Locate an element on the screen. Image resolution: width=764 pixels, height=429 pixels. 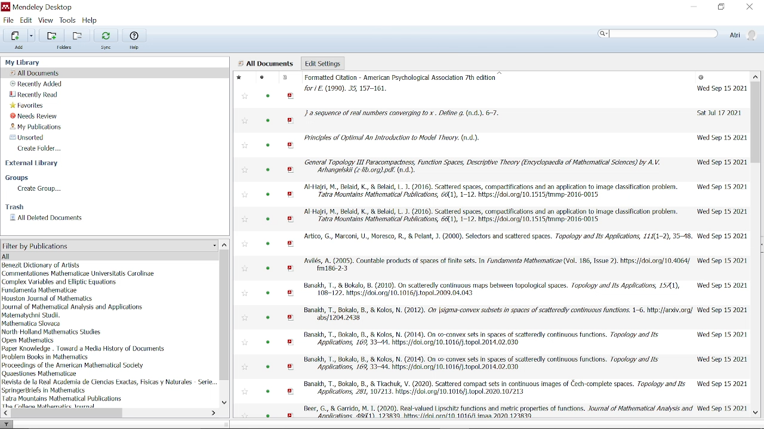
favourite is located at coordinates (245, 293).